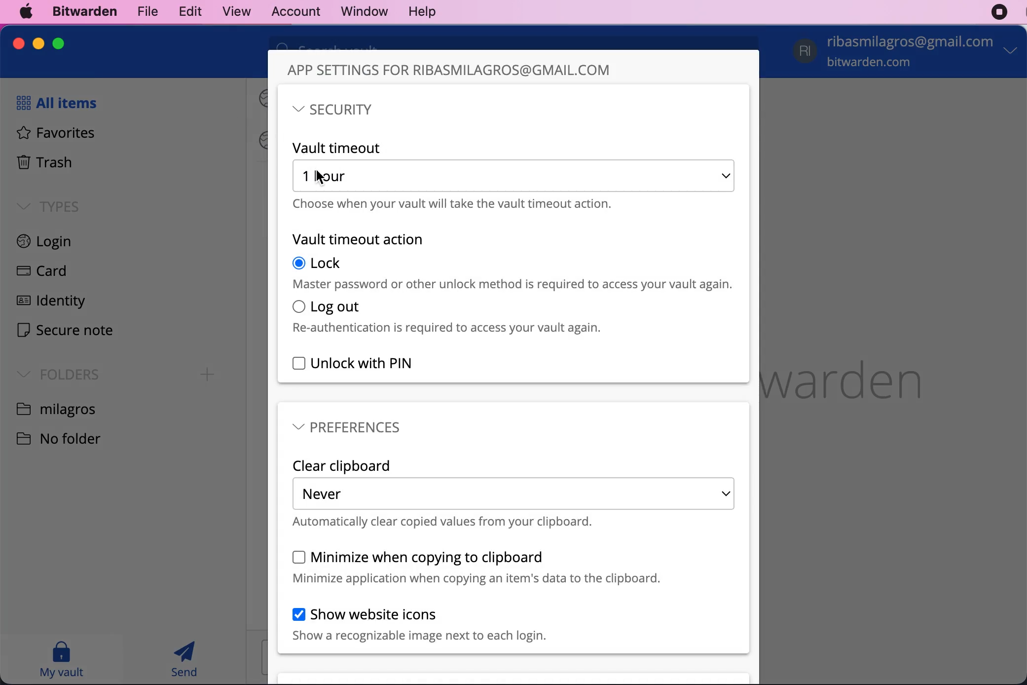  I want to click on types, so click(48, 206).